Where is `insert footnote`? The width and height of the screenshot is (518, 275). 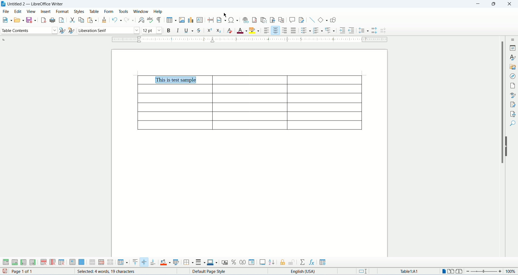
insert footnote is located at coordinates (254, 20).